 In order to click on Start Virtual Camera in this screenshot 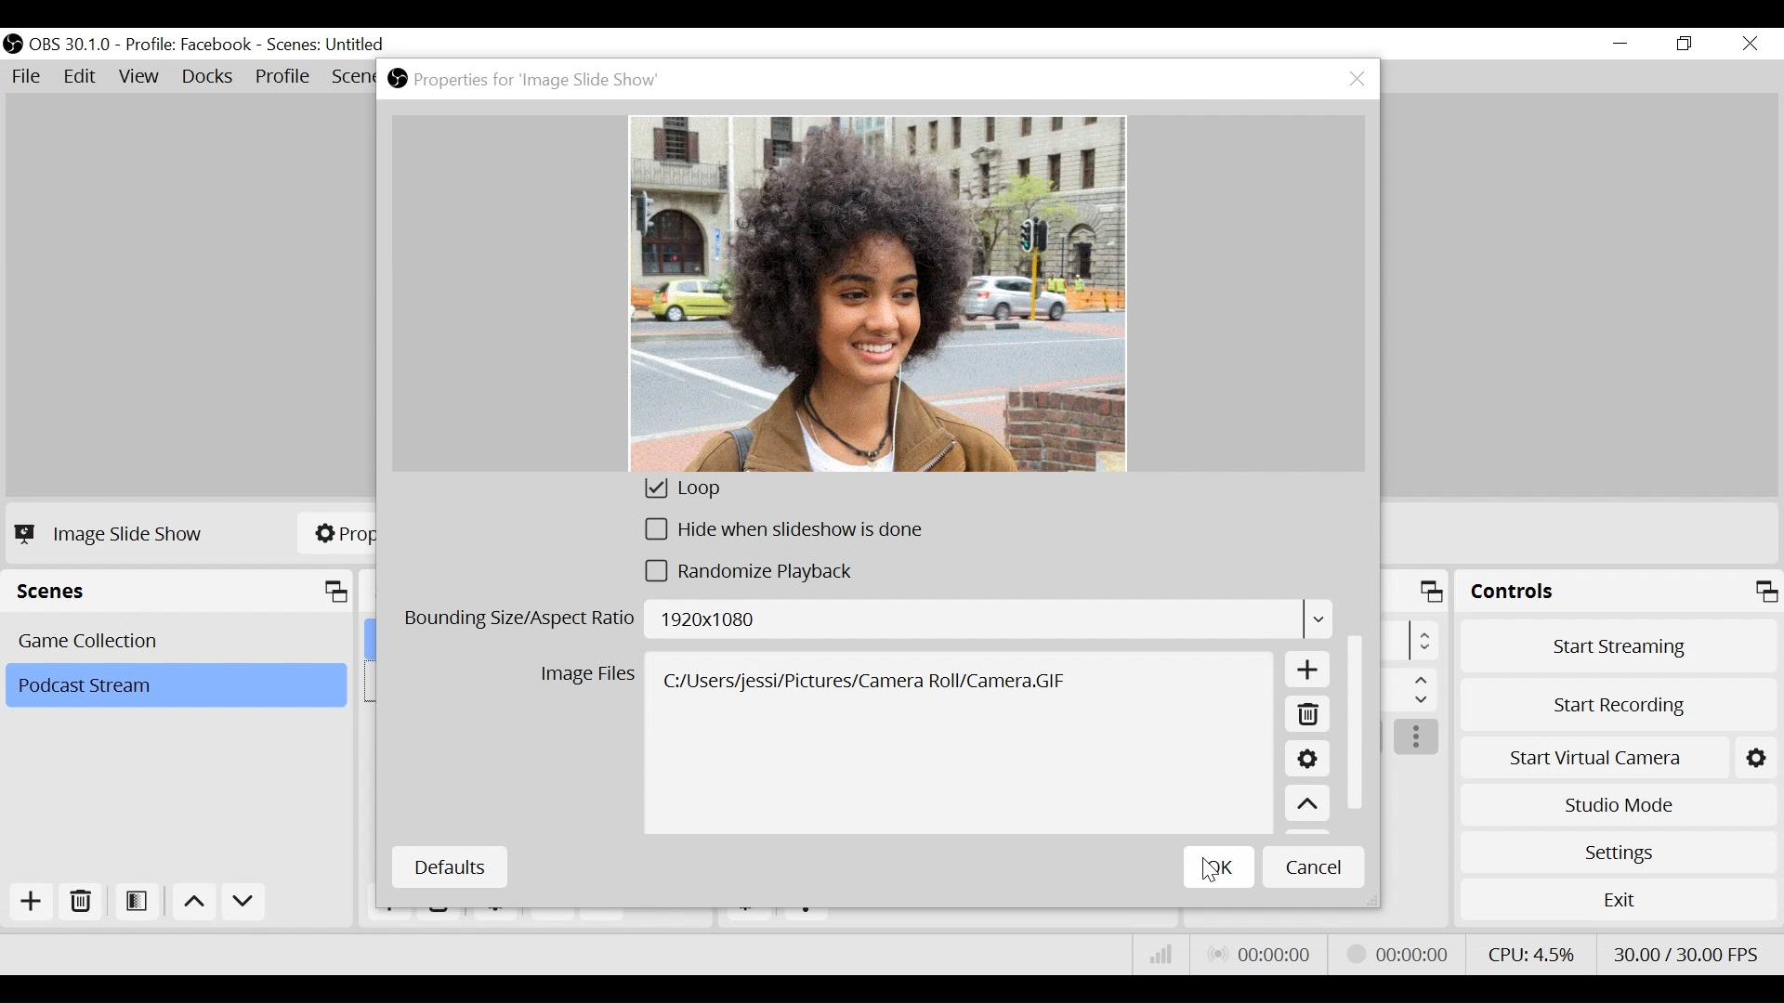, I will do `click(1619, 754)`.